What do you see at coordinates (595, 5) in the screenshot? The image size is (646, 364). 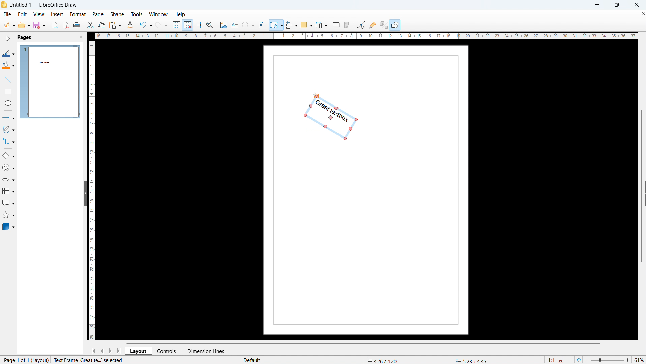 I see `minimise ` at bounding box center [595, 5].